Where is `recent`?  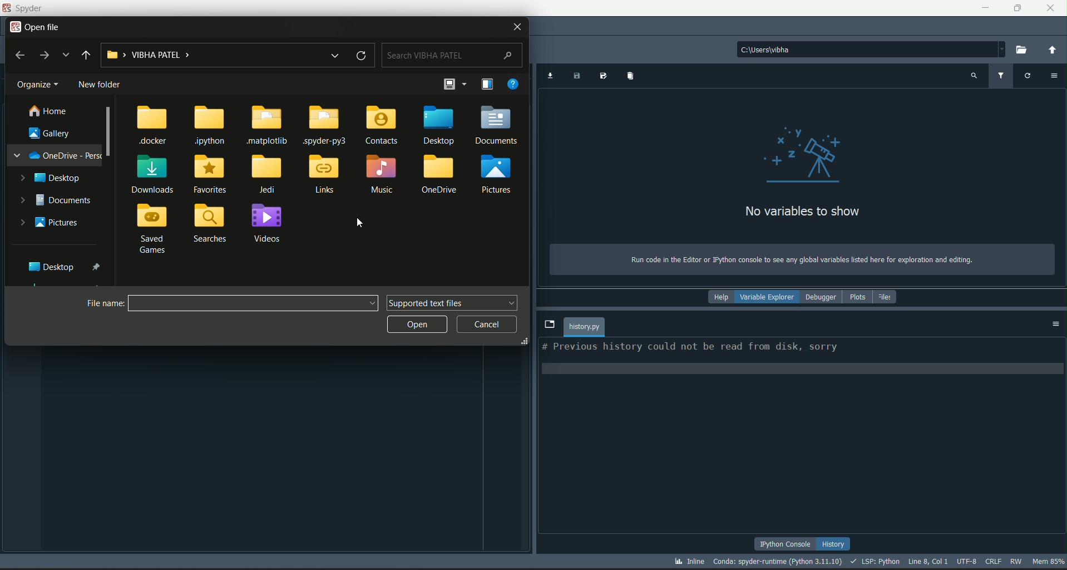 recent is located at coordinates (65, 55).